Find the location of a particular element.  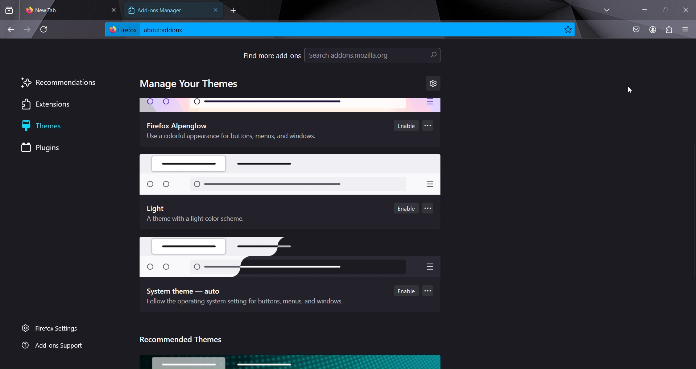

list all tabs is located at coordinates (605, 9).